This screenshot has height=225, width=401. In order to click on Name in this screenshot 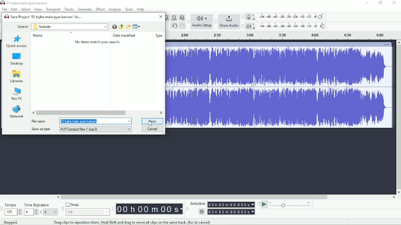, I will do `click(39, 36)`.